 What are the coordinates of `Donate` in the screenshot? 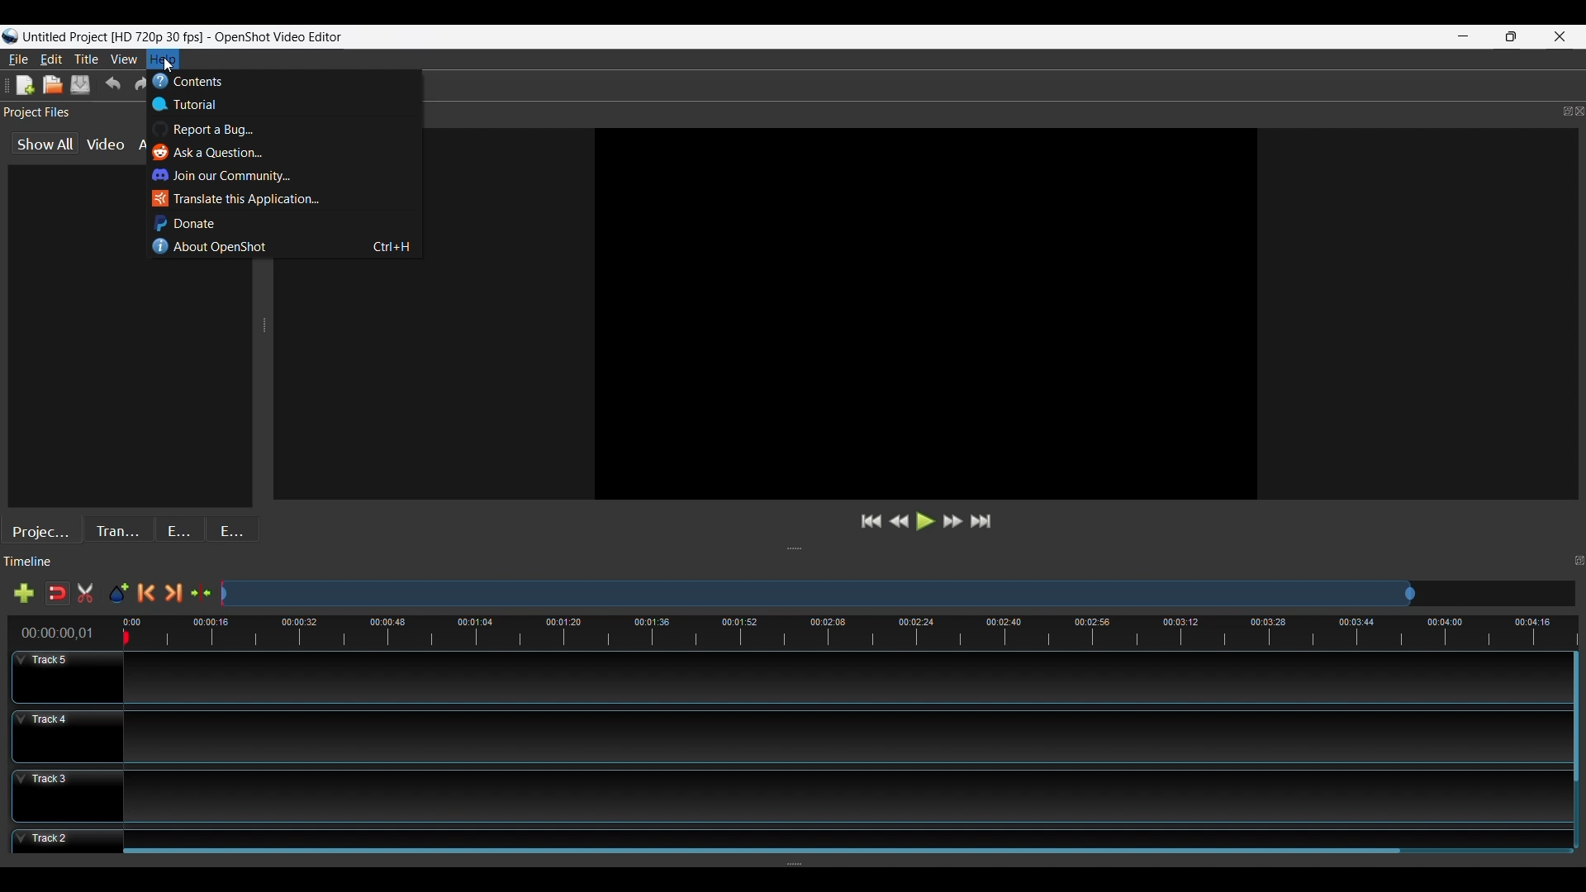 It's located at (187, 222).